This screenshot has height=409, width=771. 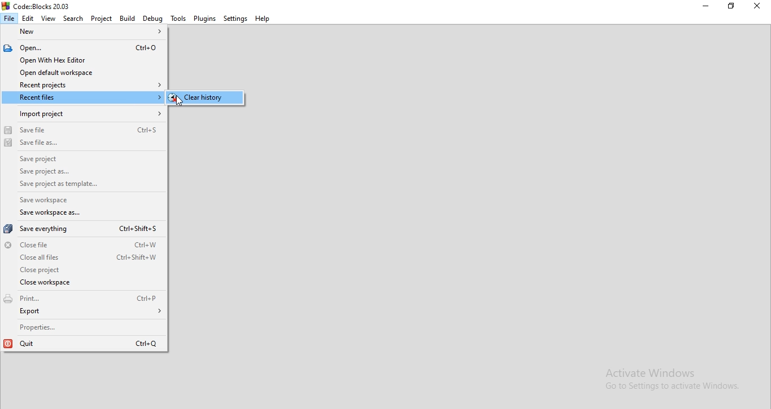 What do you see at coordinates (731, 6) in the screenshot?
I see `Restore` at bounding box center [731, 6].